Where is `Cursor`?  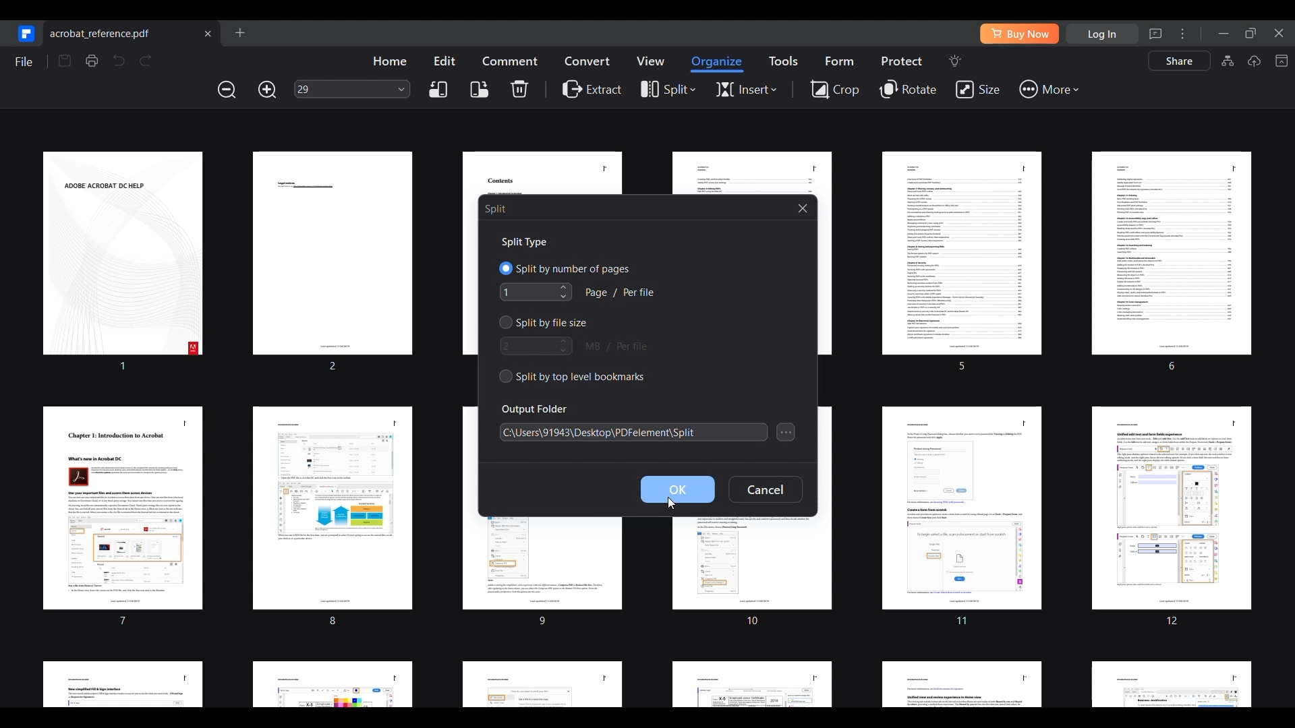
Cursor is located at coordinates (671, 504).